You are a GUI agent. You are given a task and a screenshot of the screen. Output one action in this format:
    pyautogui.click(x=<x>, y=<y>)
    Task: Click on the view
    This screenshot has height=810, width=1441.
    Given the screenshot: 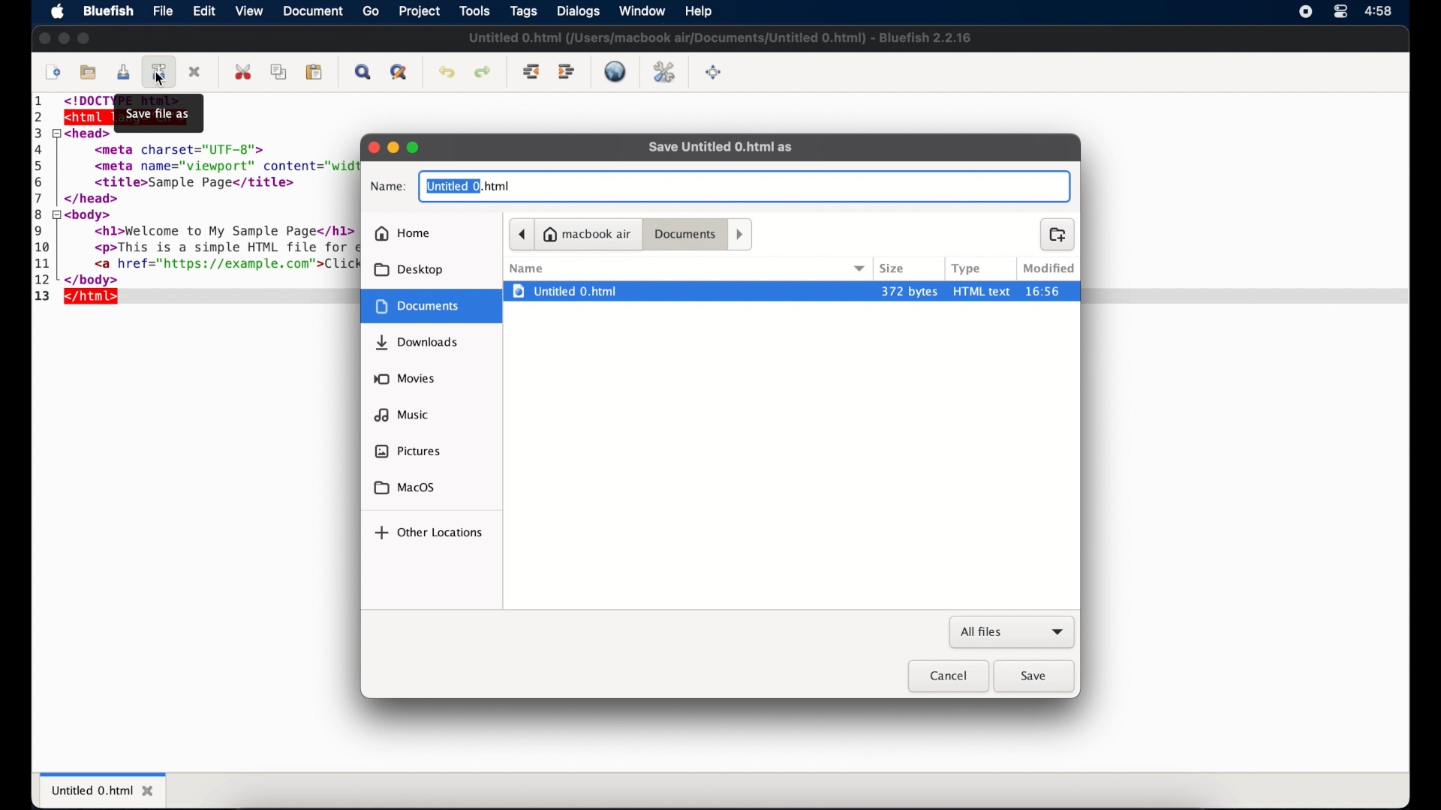 What is the action you would take?
    pyautogui.click(x=251, y=12)
    